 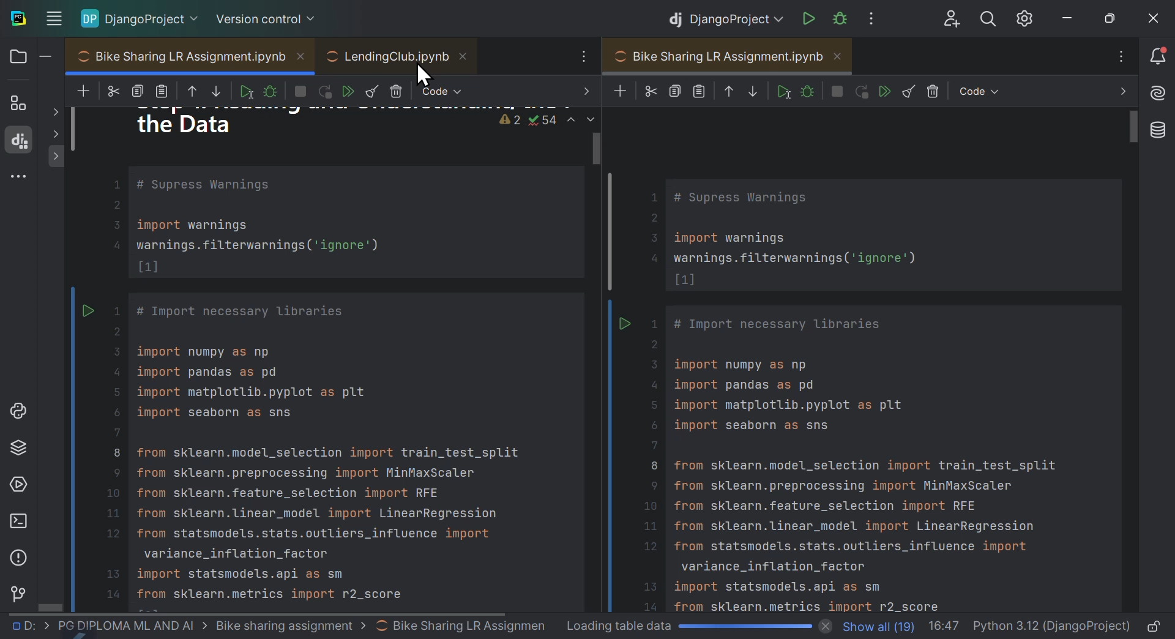 What do you see at coordinates (1029, 626) in the screenshot?
I see `file data` at bounding box center [1029, 626].